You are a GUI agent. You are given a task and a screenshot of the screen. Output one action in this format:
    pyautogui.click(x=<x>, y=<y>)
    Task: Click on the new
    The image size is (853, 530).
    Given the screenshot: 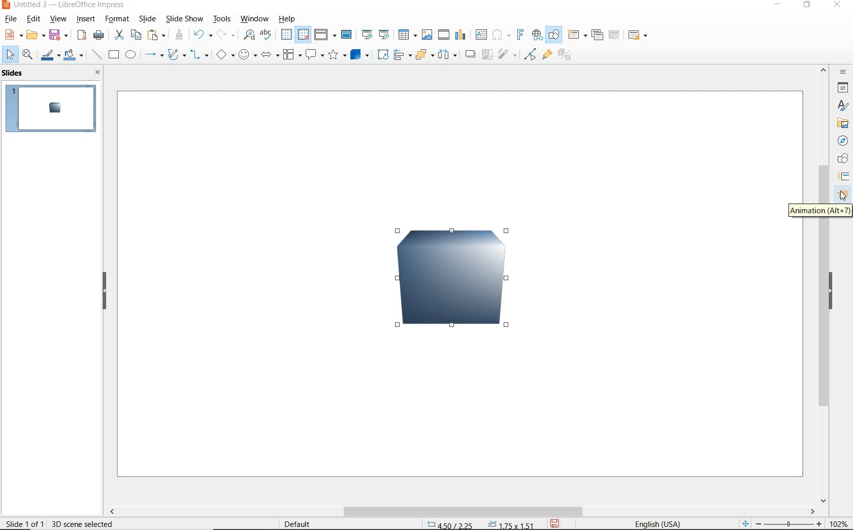 What is the action you would take?
    pyautogui.click(x=14, y=35)
    